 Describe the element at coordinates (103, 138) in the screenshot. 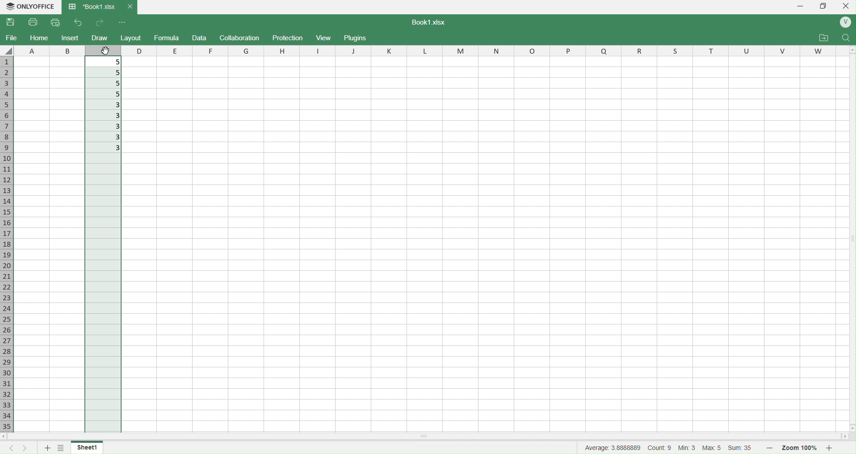

I see `3` at that location.